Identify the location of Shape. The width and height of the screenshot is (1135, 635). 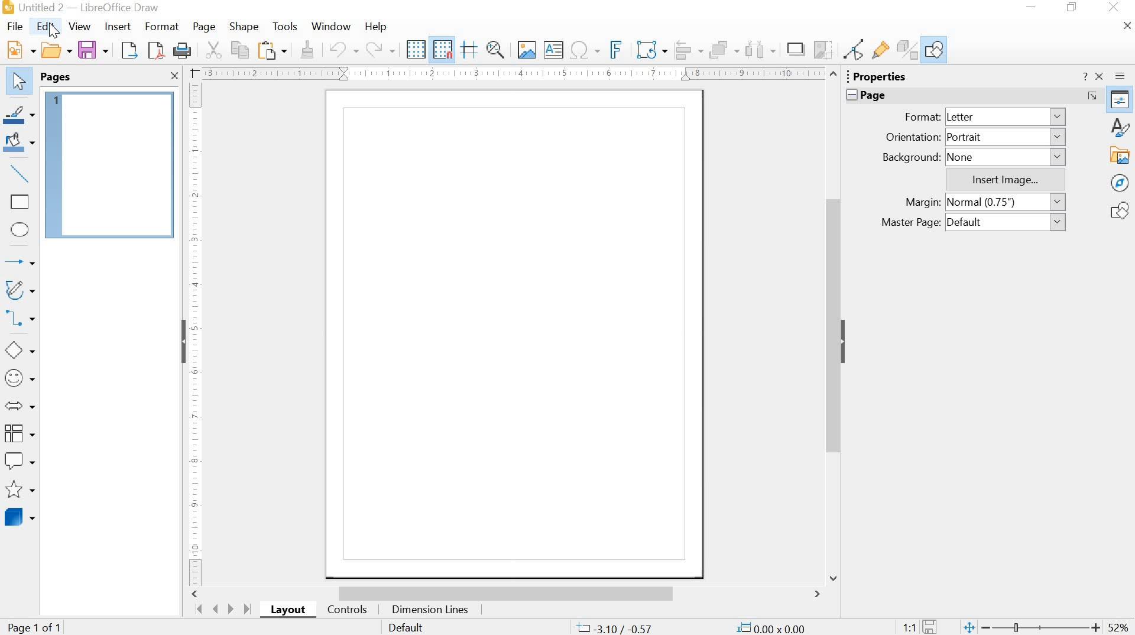
(245, 27).